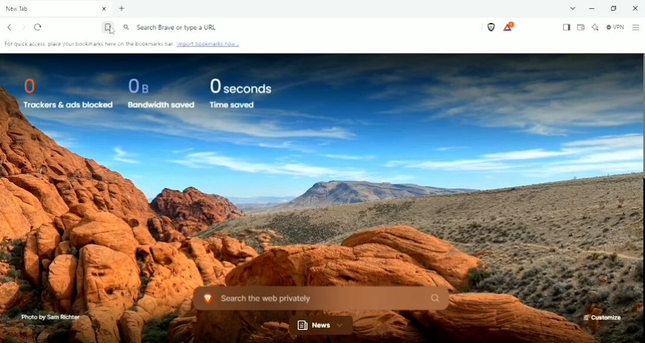 This screenshot has height=343, width=645. Describe the element at coordinates (565, 27) in the screenshot. I see `Show Sidebar` at that location.